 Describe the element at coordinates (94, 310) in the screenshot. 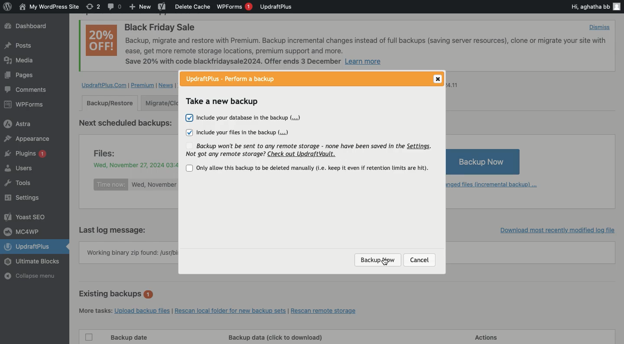

I see `More tasks:` at that location.